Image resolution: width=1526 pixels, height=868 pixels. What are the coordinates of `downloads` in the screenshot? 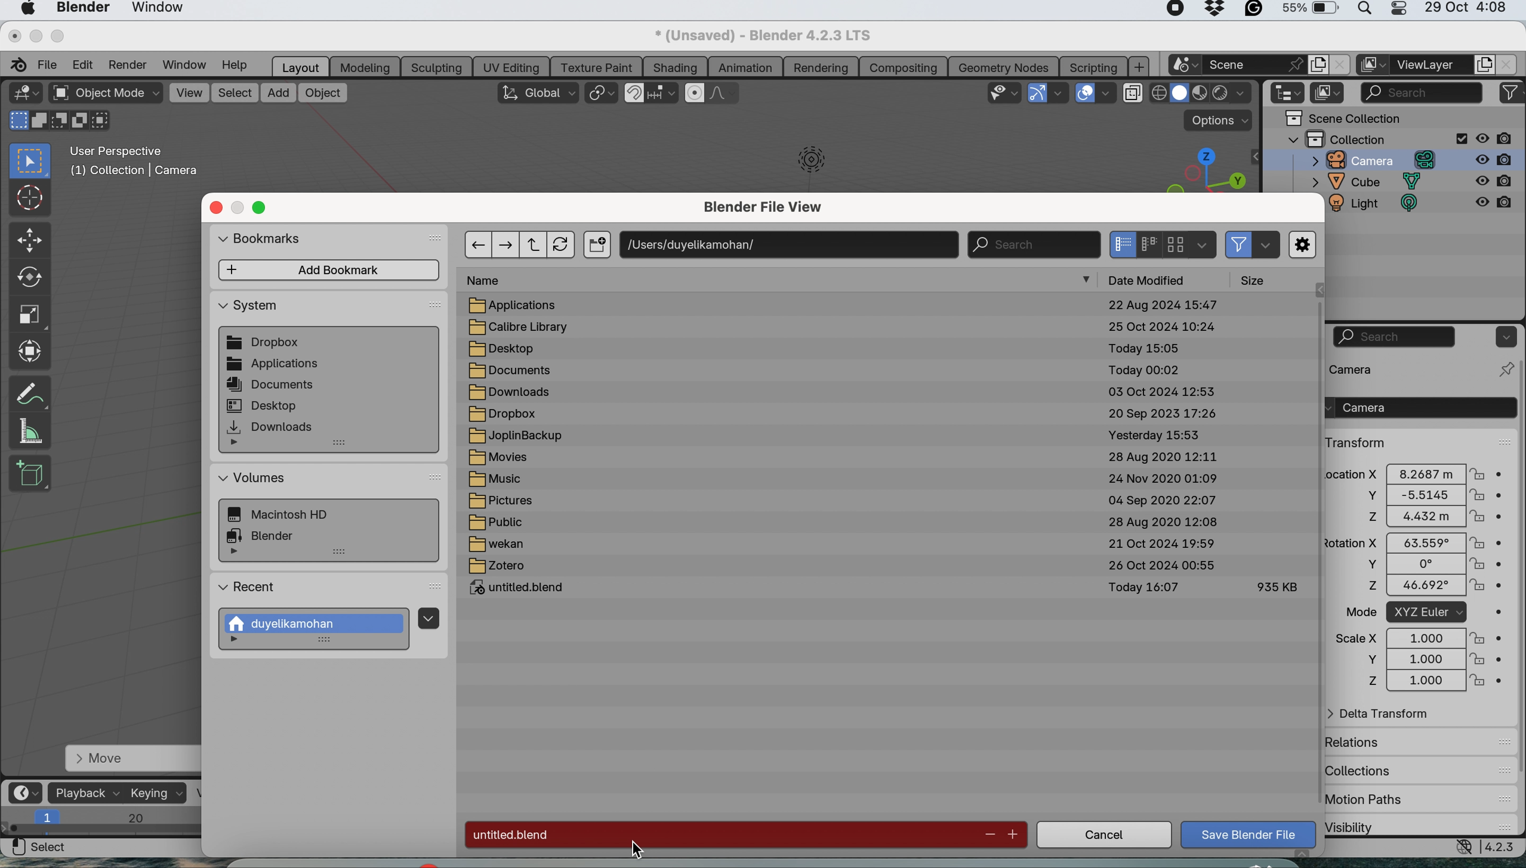 It's located at (272, 427).